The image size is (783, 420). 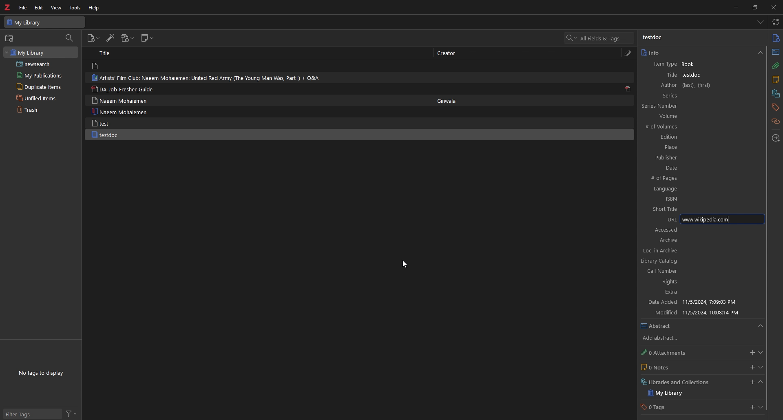 What do you see at coordinates (108, 53) in the screenshot?
I see `Title` at bounding box center [108, 53].